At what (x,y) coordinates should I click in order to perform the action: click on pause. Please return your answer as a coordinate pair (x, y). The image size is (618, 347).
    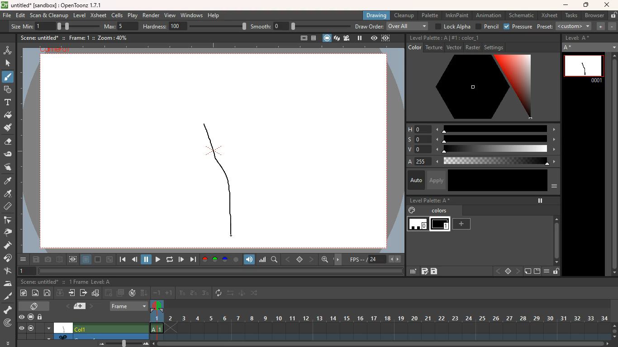
    Looking at the image, I should click on (539, 201).